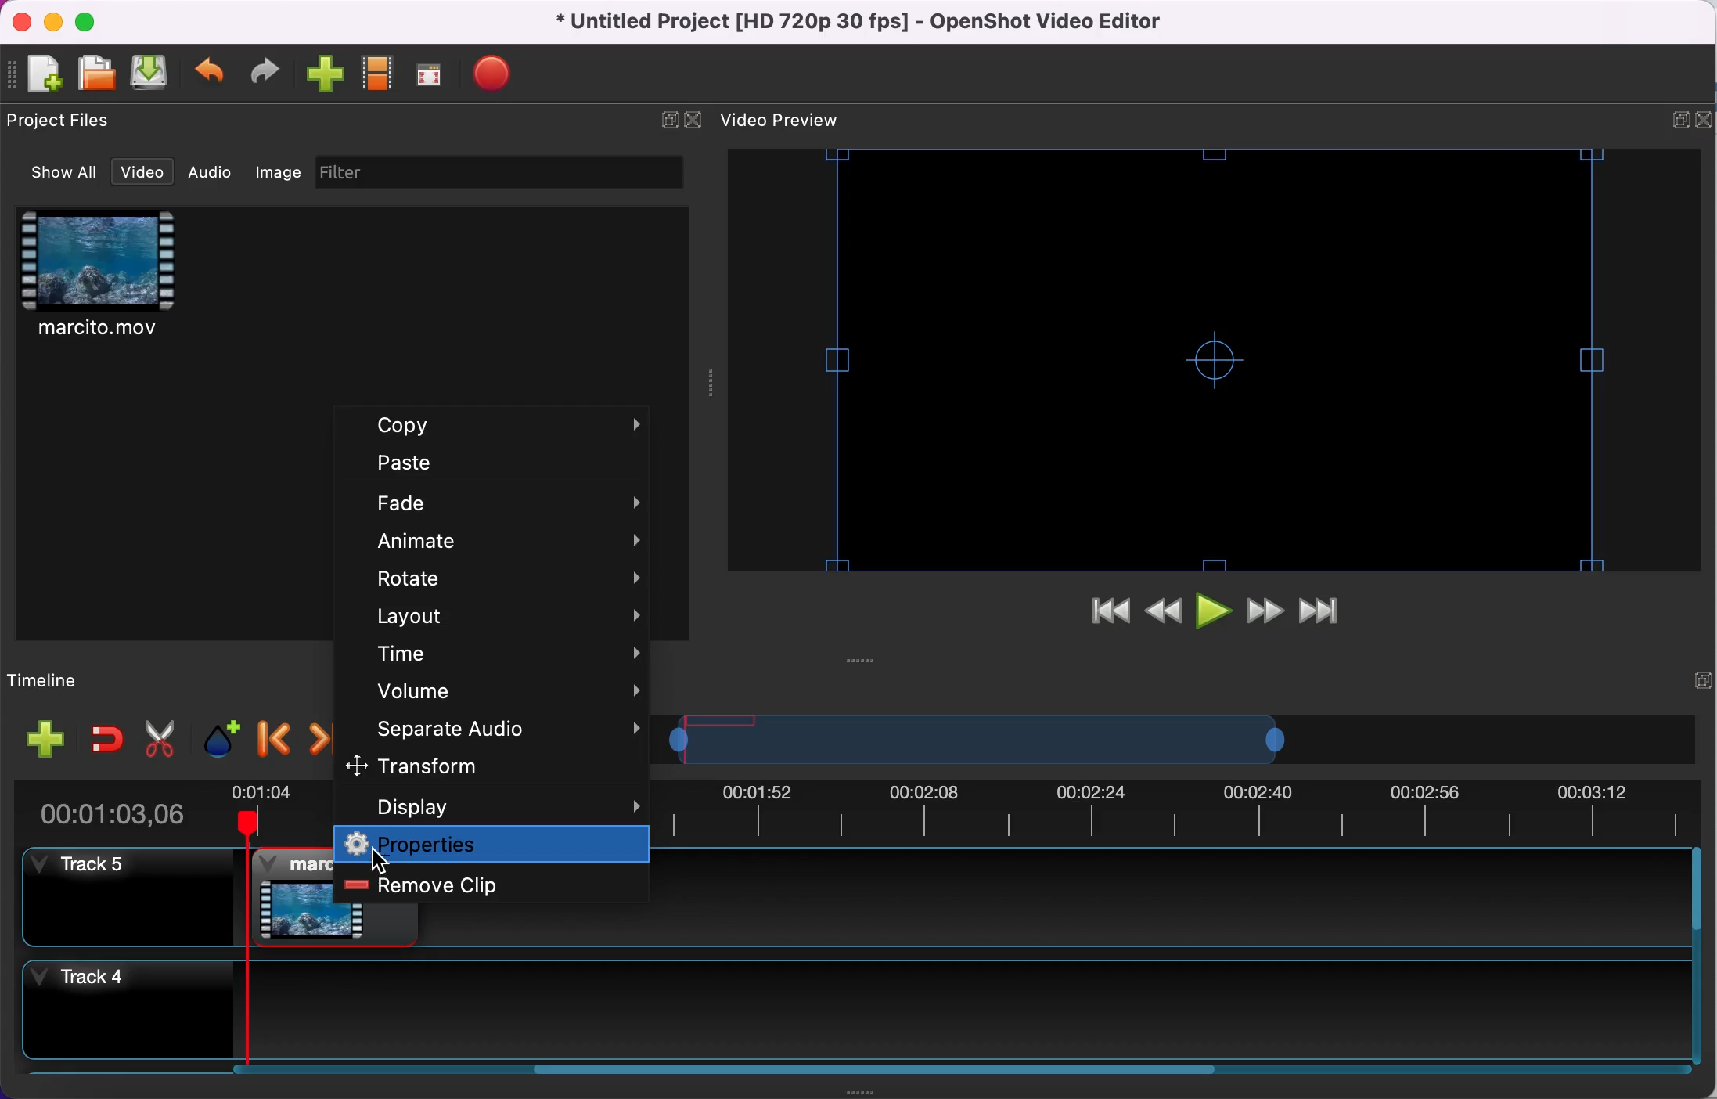 The height and width of the screenshot is (1099, 1717). What do you see at coordinates (115, 281) in the screenshot?
I see `video` at bounding box center [115, 281].